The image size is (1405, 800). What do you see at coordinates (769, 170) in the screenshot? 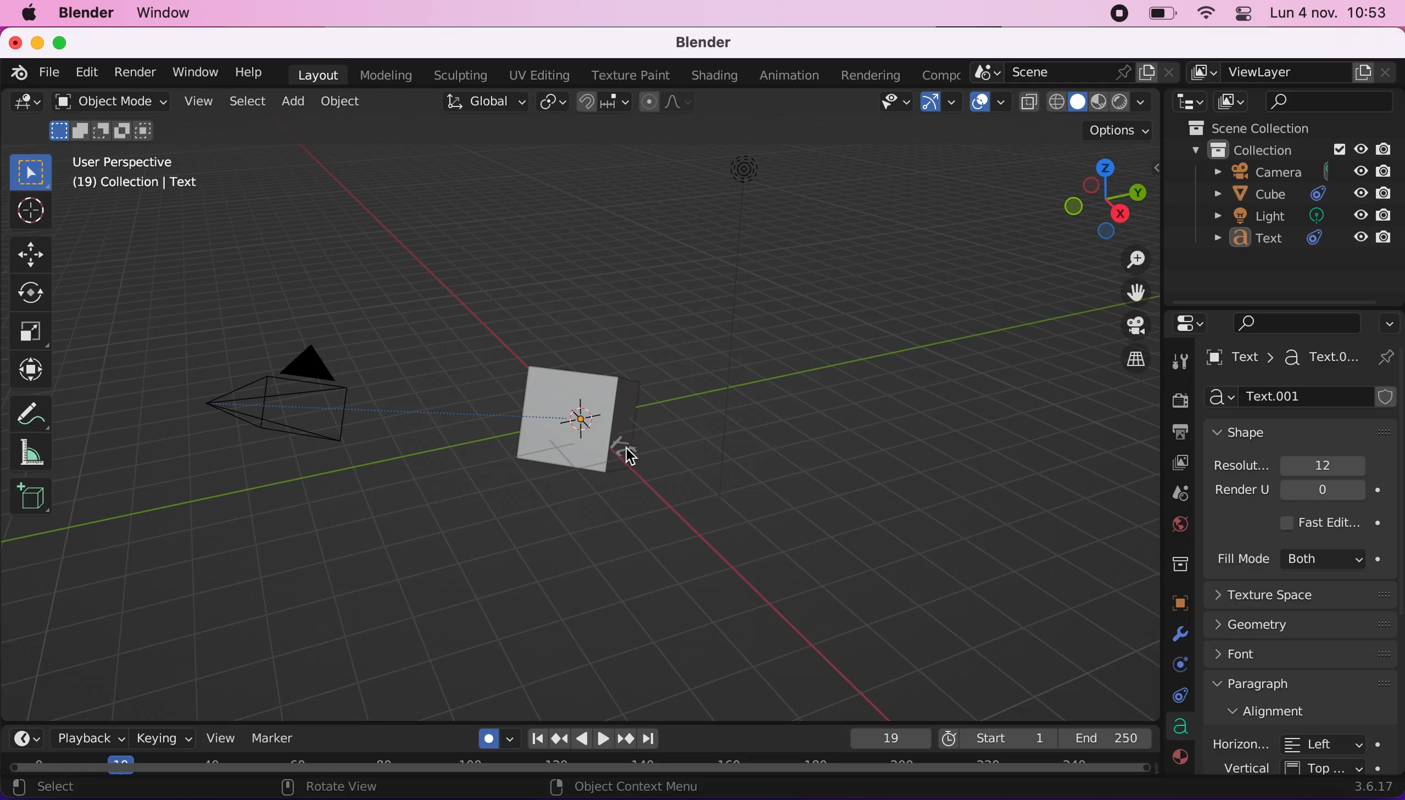
I see `light` at bounding box center [769, 170].